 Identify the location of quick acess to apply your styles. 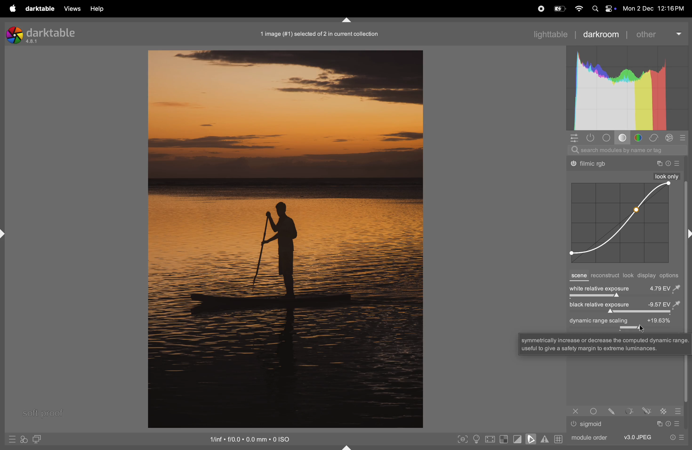
(23, 440).